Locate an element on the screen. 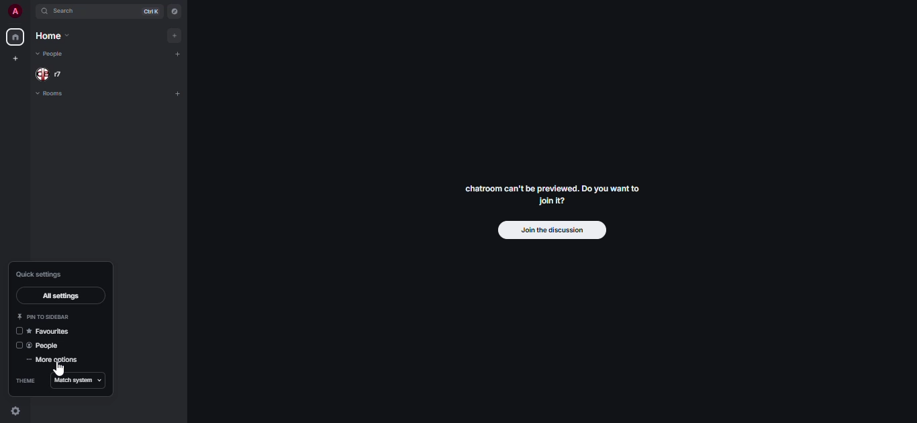  ctrl K is located at coordinates (151, 9).